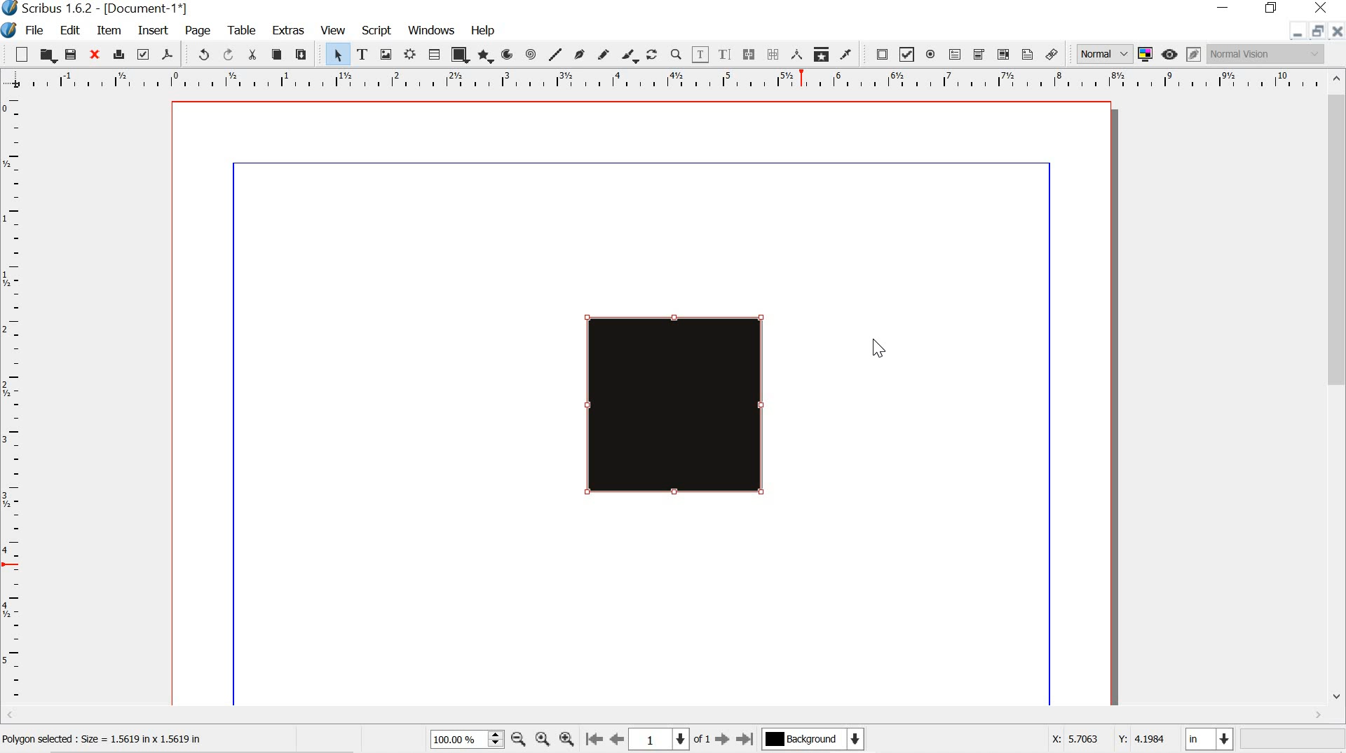 The width and height of the screenshot is (1346, 753). I want to click on link text frames, so click(750, 54).